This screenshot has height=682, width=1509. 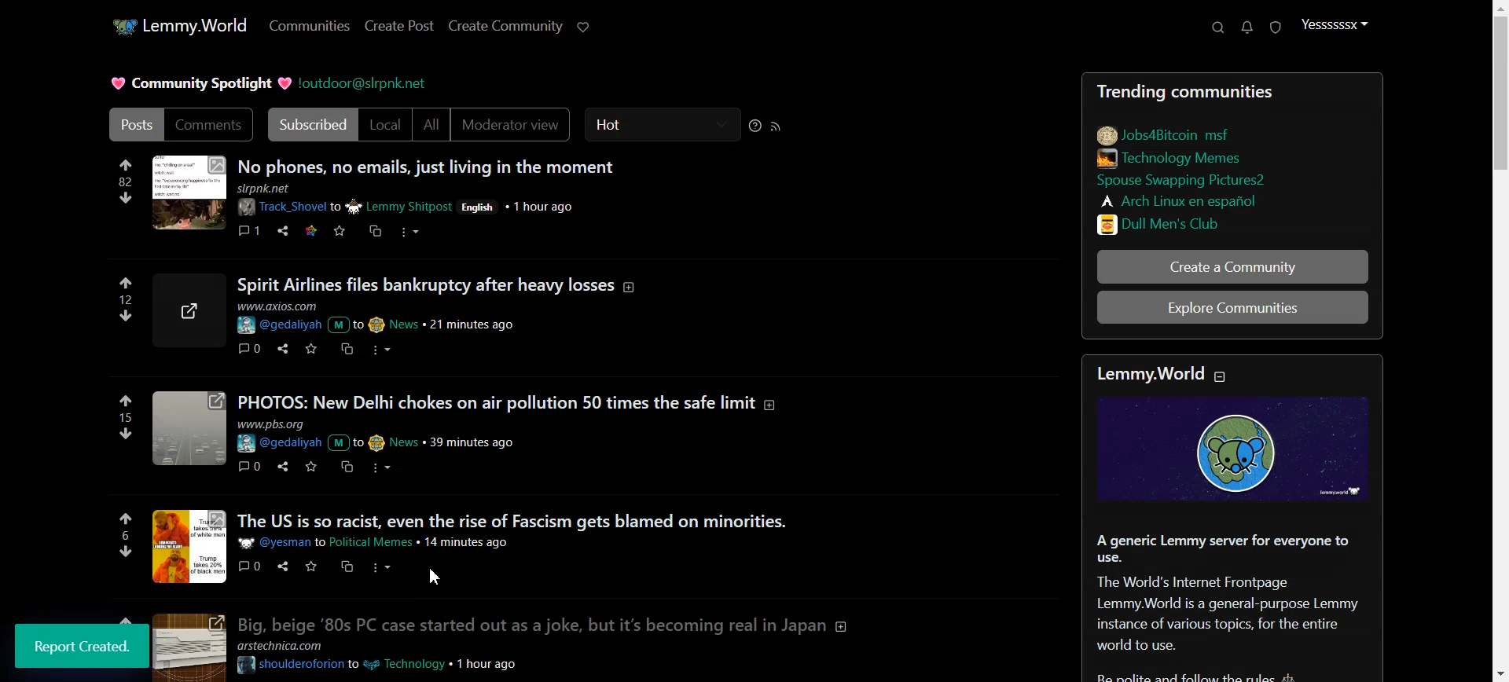 What do you see at coordinates (386, 125) in the screenshot?
I see `Local` at bounding box center [386, 125].